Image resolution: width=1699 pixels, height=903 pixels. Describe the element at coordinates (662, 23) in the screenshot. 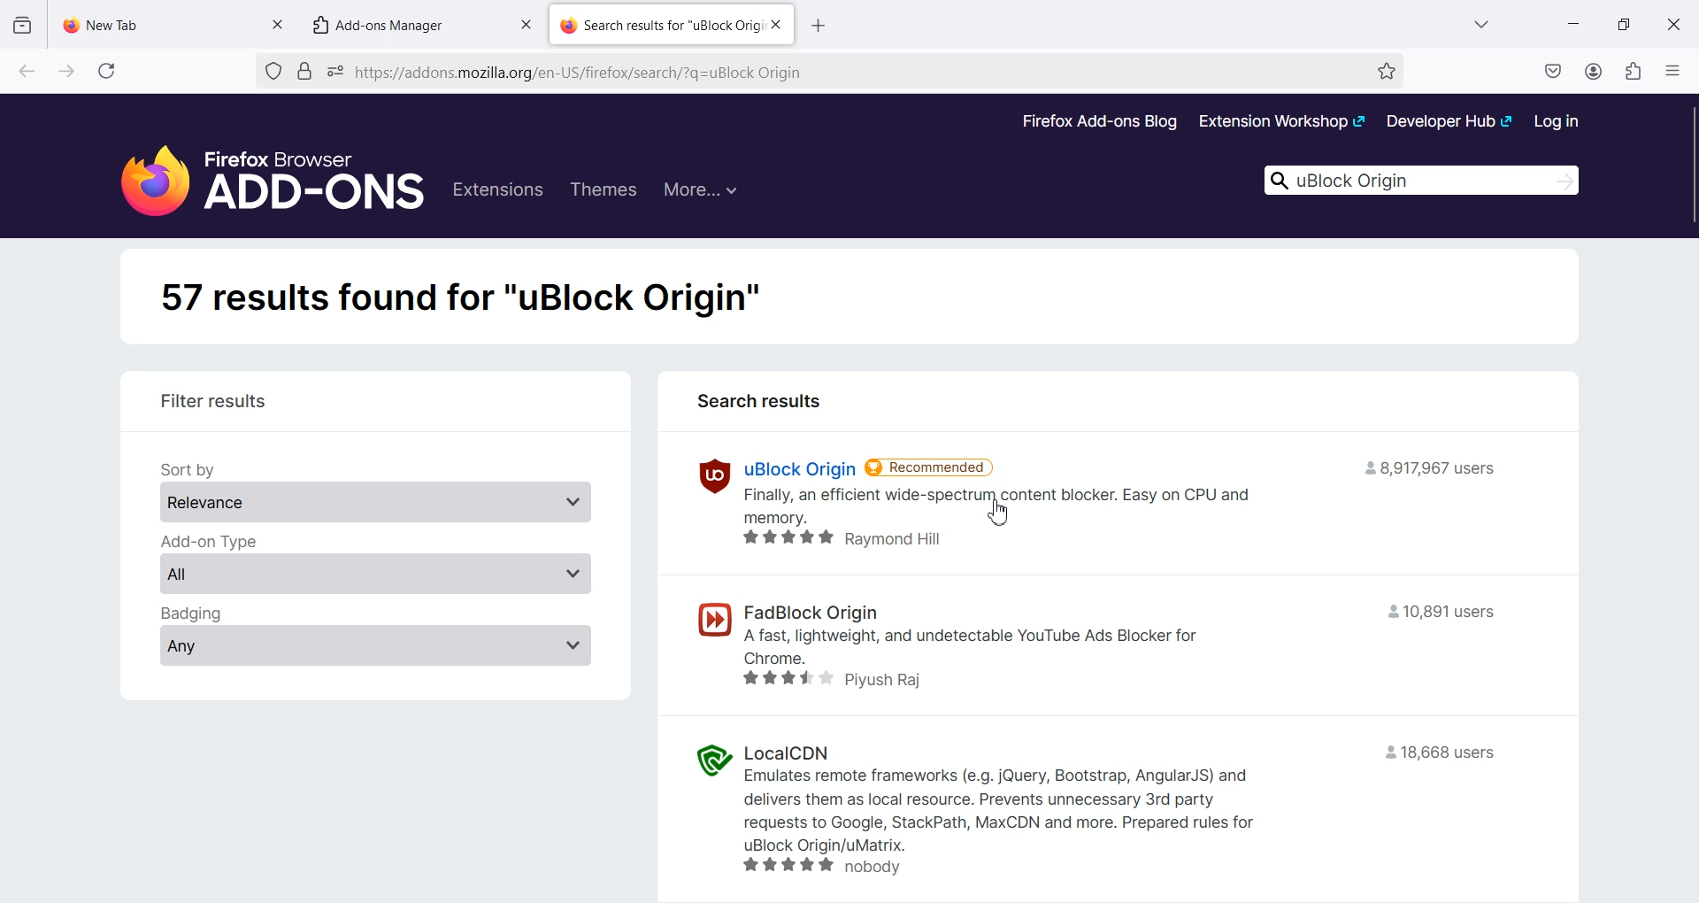

I see `Search results for “uBlock Orig` at that location.